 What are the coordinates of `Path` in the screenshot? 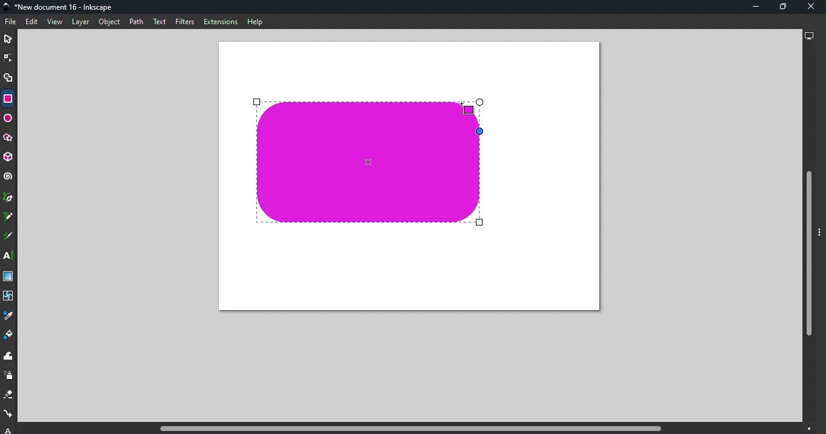 It's located at (136, 23).